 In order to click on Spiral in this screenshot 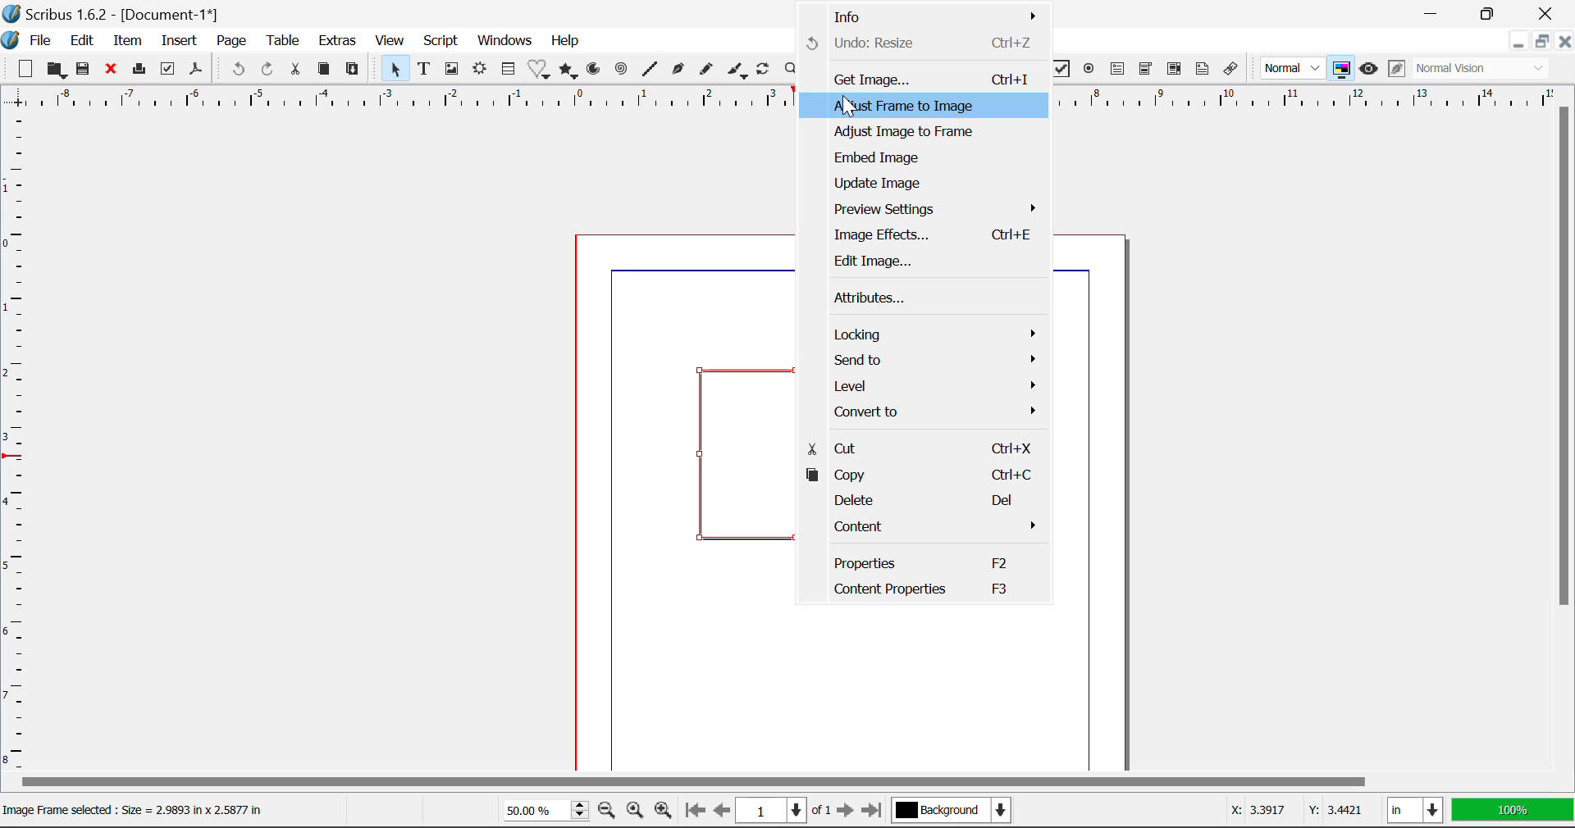, I will do `click(620, 71)`.